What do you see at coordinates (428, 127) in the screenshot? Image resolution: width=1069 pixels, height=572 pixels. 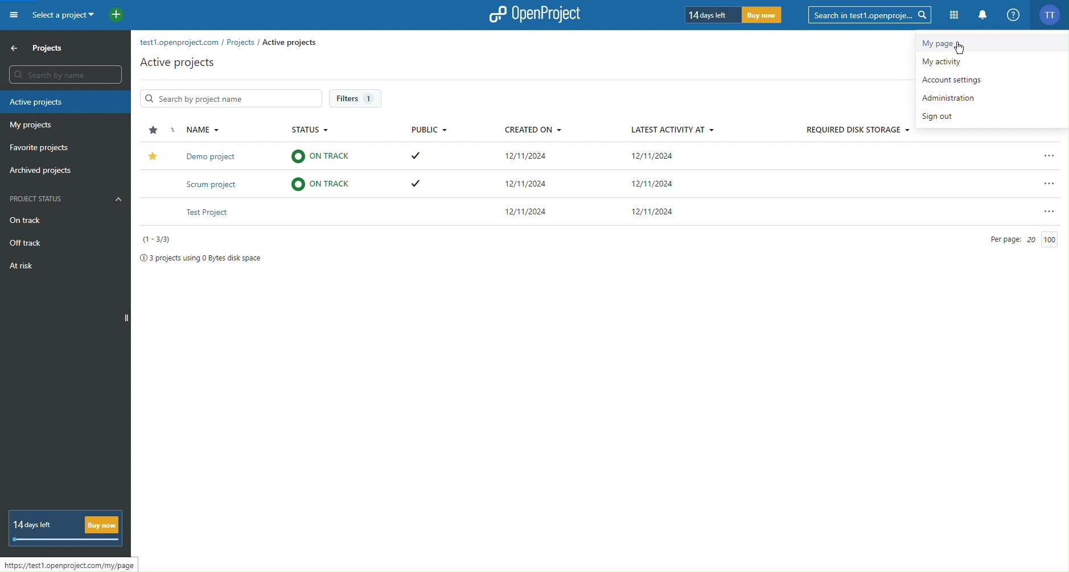 I see `Public` at bounding box center [428, 127].